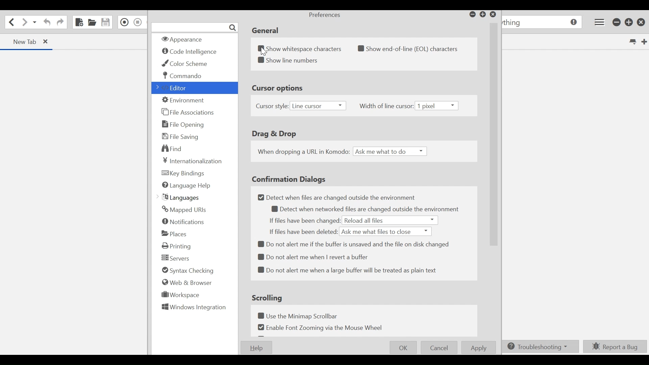 This screenshot has width=649, height=365. What do you see at coordinates (195, 26) in the screenshot?
I see `Search` at bounding box center [195, 26].